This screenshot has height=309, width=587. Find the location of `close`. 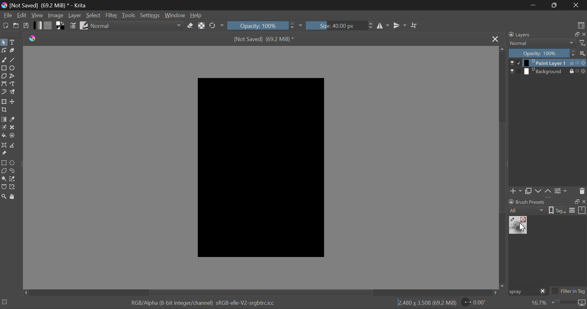

close is located at coordinates (583, 35).